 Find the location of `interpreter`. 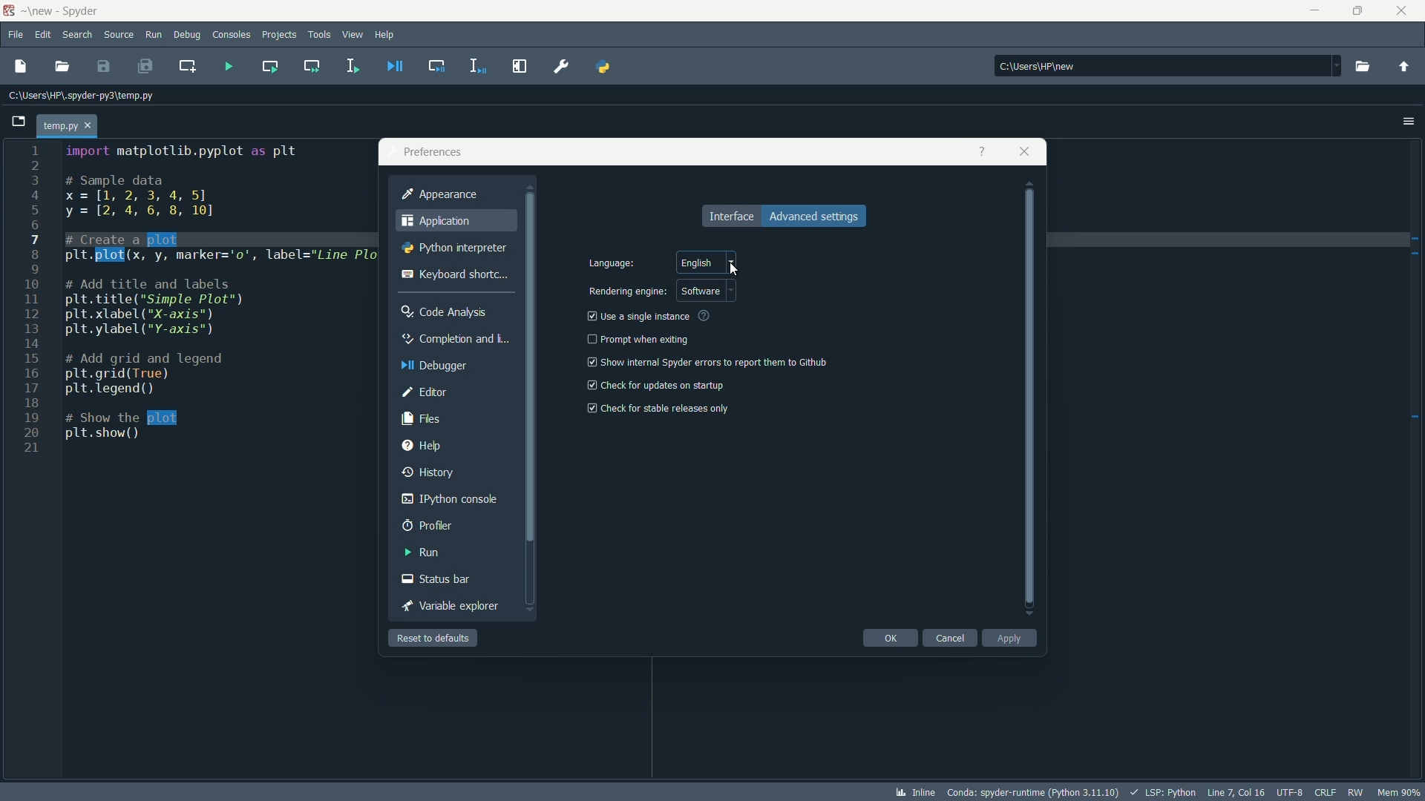

interpreter is located at coordinates (1034, 792).